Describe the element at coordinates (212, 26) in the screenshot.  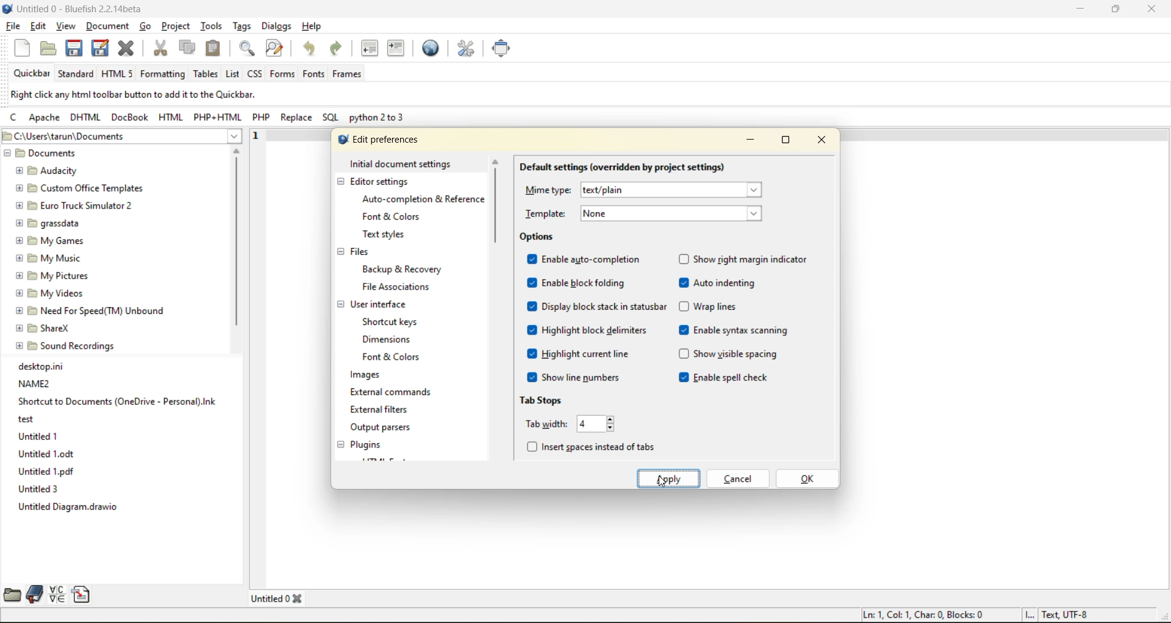
I see `tools` at that location.